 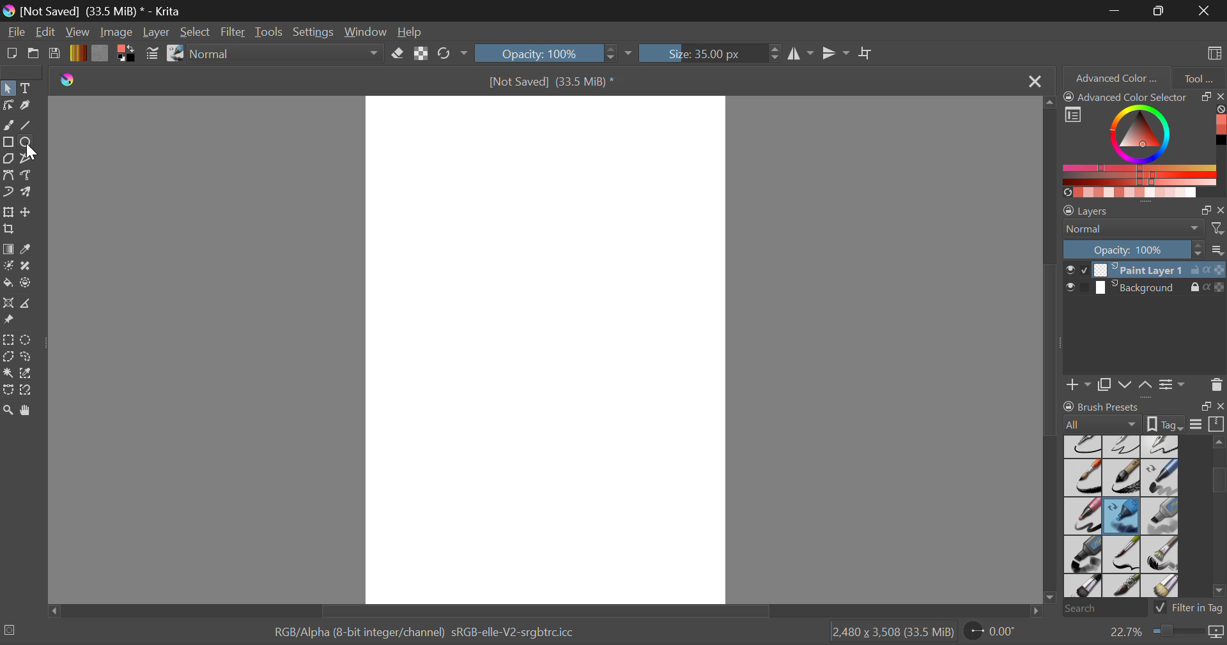 What do you see at coordinates (1144, 249) in the screenshot?
I see `Layer Opacity` at bounding box center [1144, 249].